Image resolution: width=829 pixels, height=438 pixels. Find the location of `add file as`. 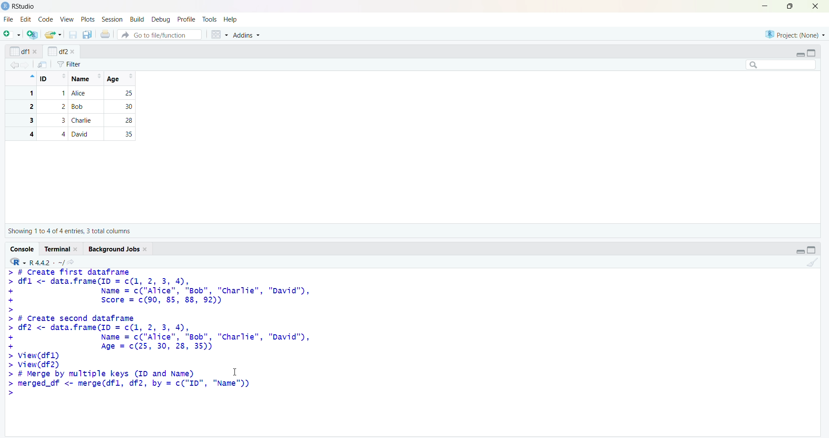

add file as is located at coordinates (14, 34).